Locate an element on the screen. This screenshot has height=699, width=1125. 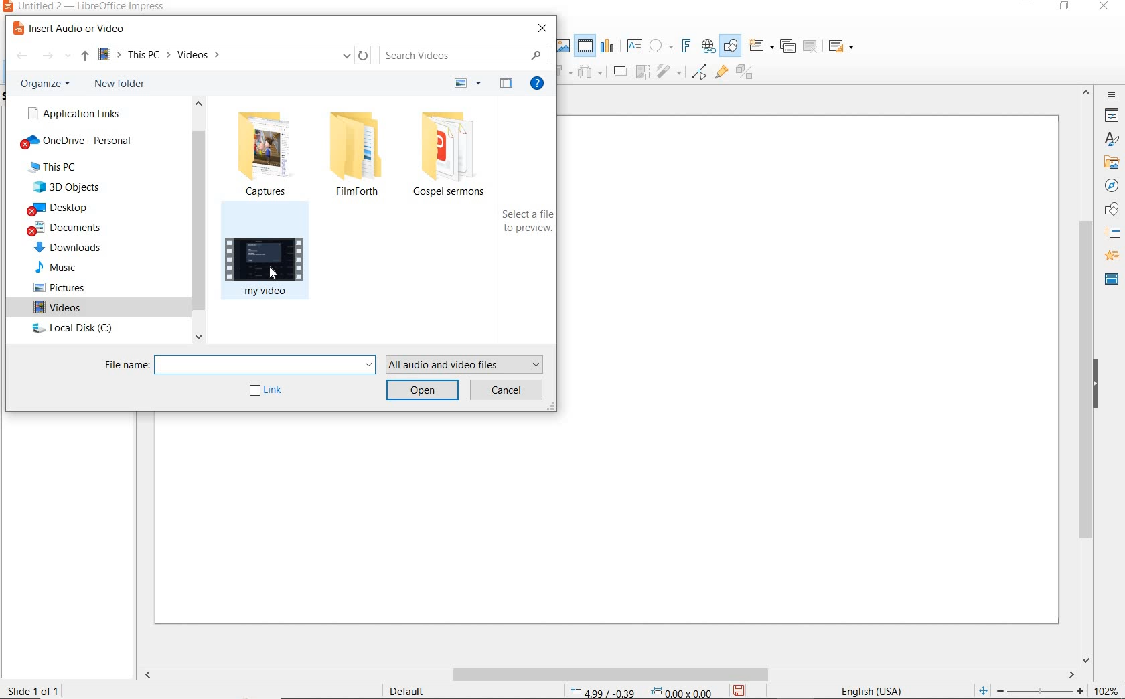
TOGGLE EXTRUSION is located at coordinates (745, 73).